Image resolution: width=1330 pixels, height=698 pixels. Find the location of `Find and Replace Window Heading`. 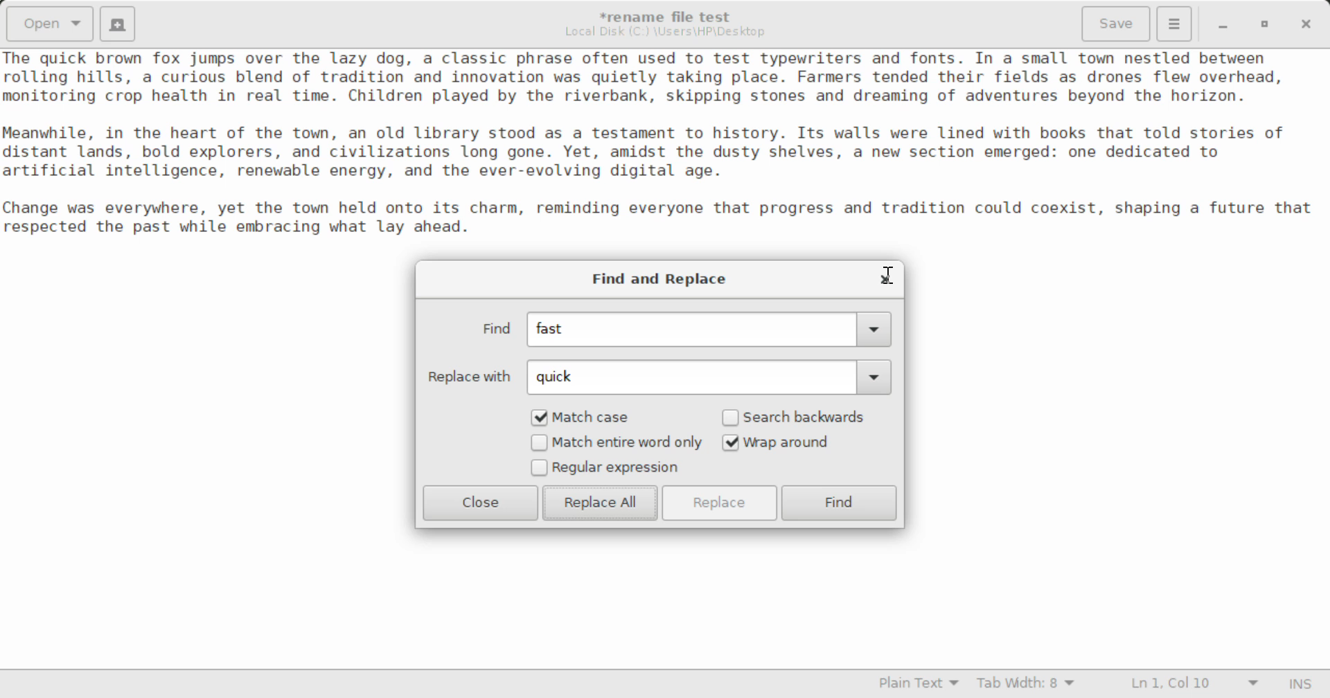

Find and Replace Window Heading is located at coordinates (661, 280).